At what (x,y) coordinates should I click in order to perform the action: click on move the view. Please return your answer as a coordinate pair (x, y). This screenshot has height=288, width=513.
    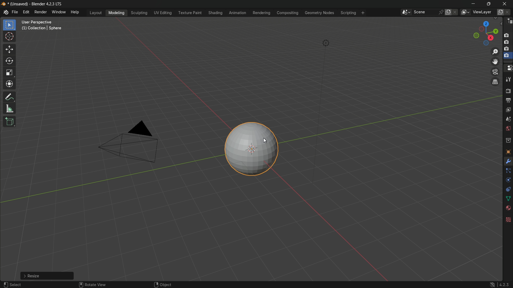
    Looking at the image, I should click on (495, 62).